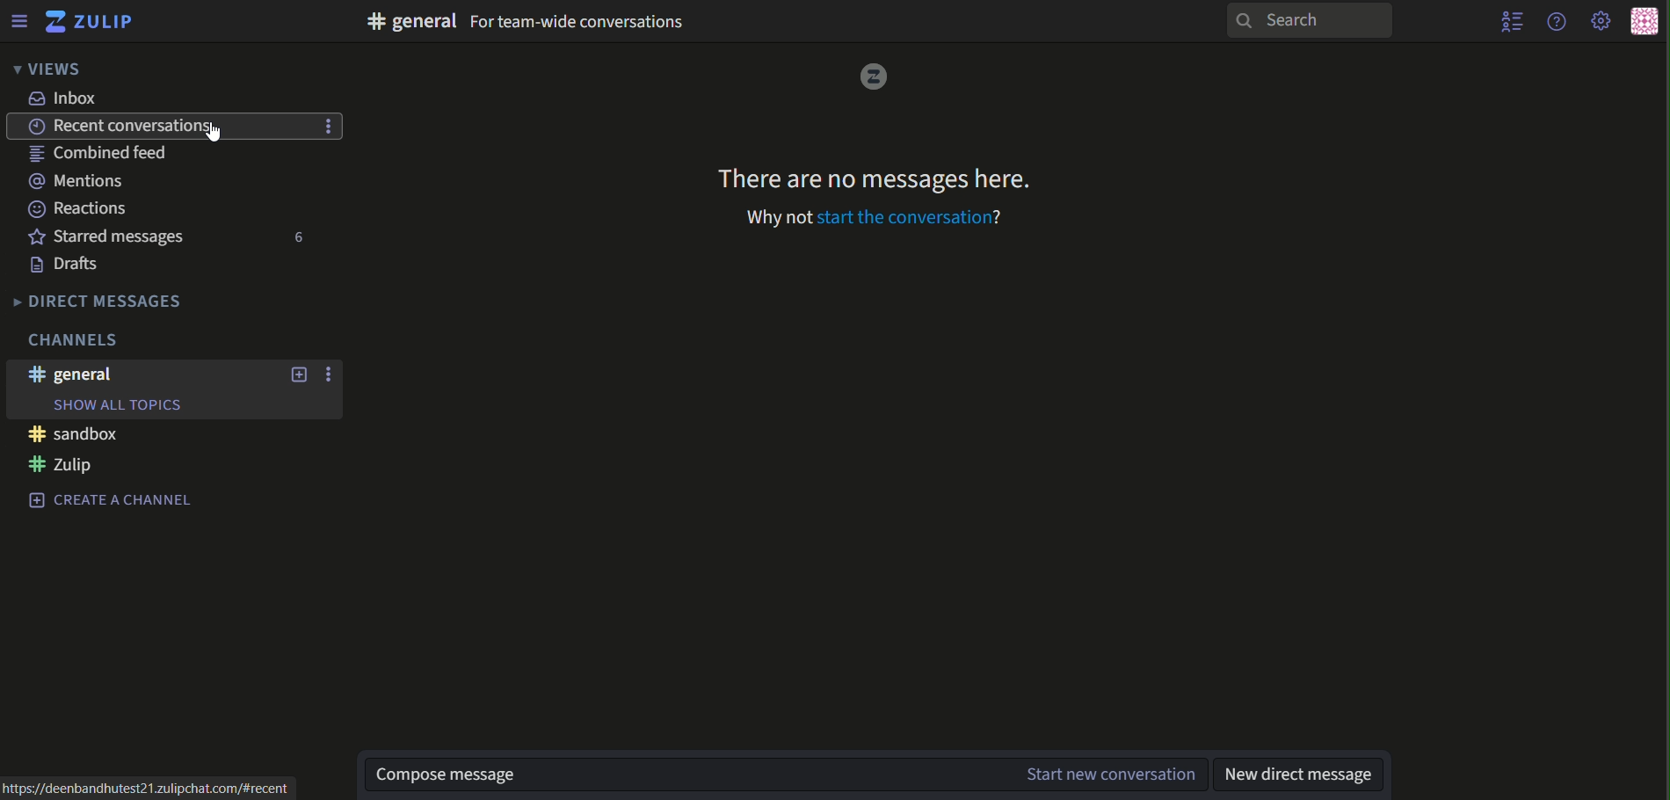 This screenshot has height=800, width=1670. What do you see at coordinates (881, 217) in the screenshot?
I see `start the conversation` at bounding box center [881, 217].